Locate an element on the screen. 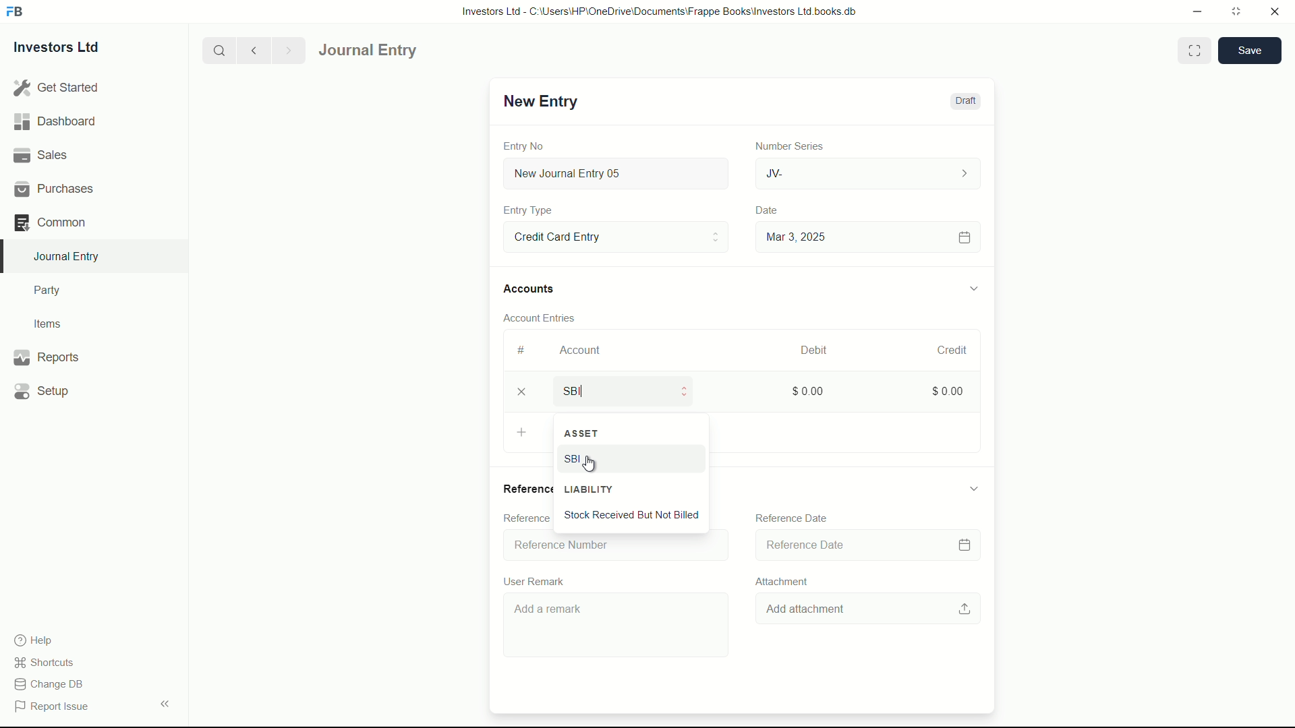  previous is located at coordinates (252, 50).